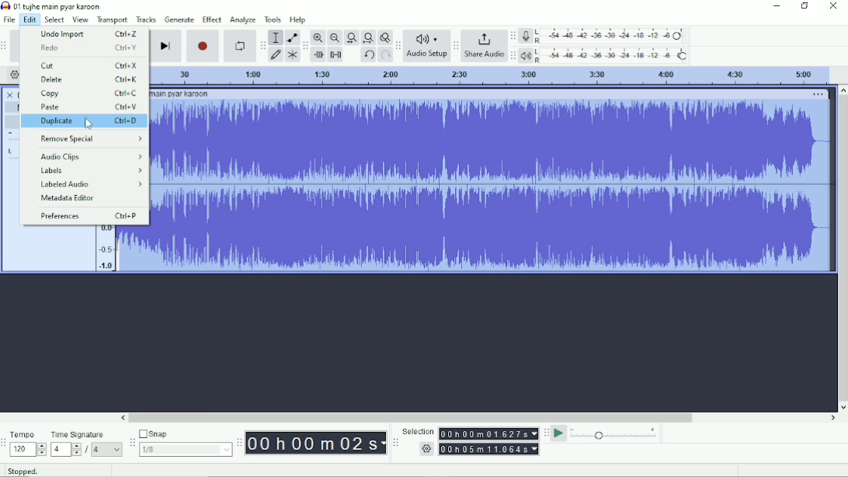 The image size is (848, 477). I want to click on Snap, so click(185, 433).